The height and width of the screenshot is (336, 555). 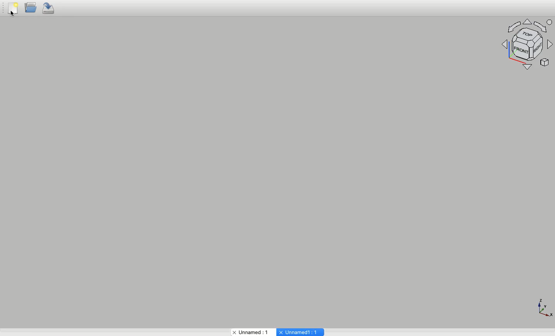 What do you see at coordinates (13, 10) in the screenshot?
I see `New` at bounding box center [13, 10].